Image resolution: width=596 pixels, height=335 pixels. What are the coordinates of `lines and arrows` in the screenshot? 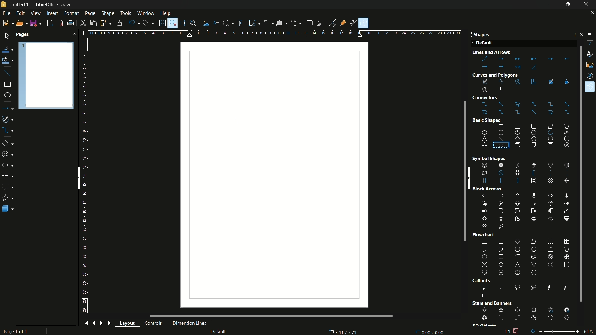 It's located at (524, 63).